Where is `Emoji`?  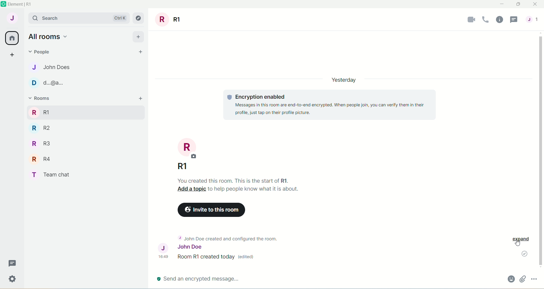 Emoji is located at coordinates (511, 279).